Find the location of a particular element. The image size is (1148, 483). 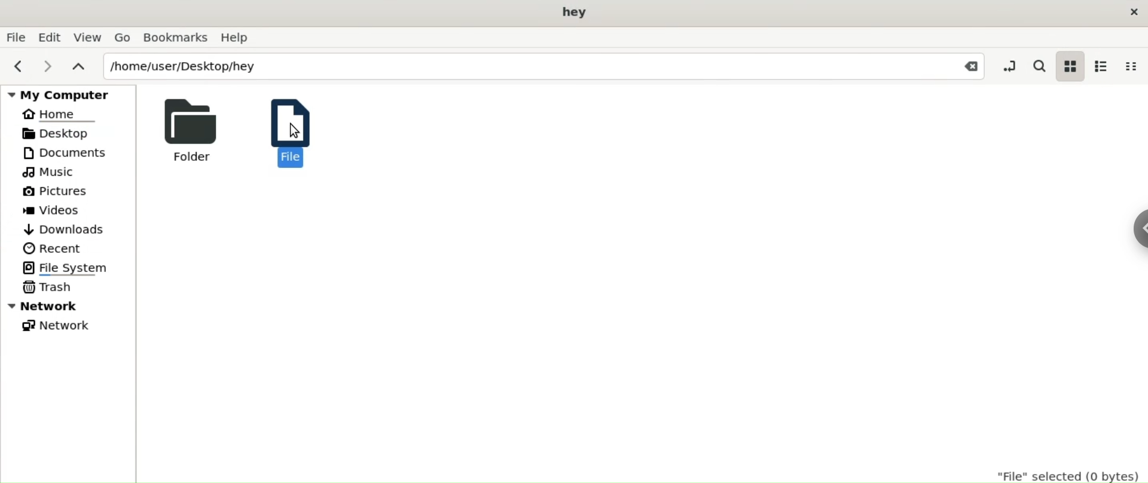

View is located at coordinates (88, 38).